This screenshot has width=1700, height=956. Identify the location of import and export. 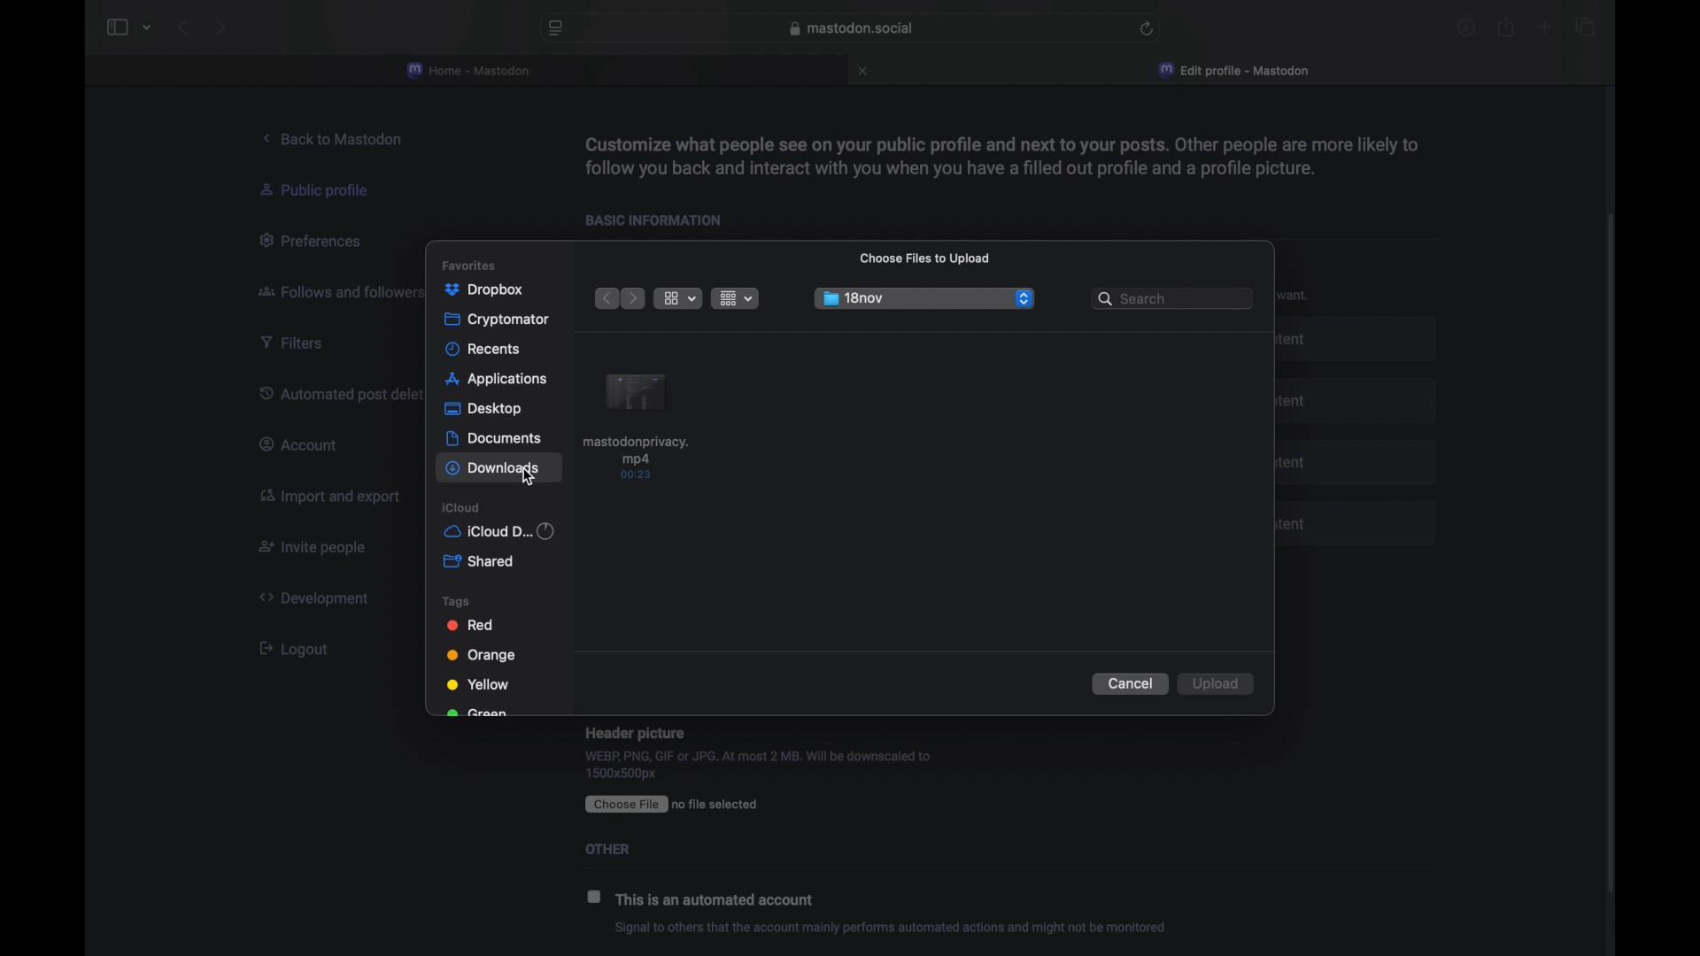
(328, 498).